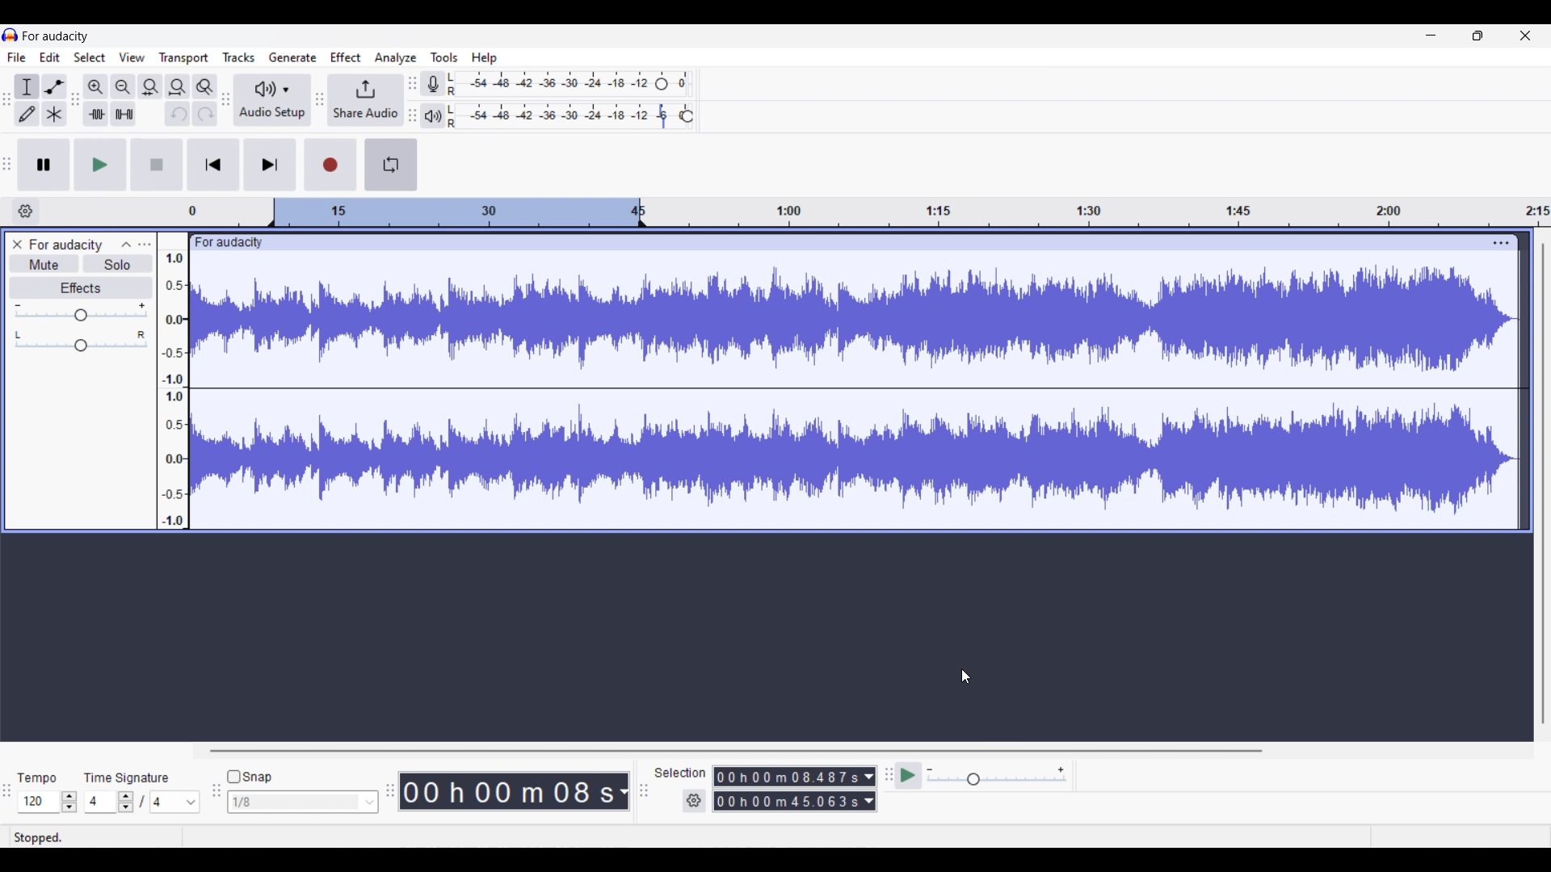 This screenshot has width=1551, height=872. Describe the element at coordinates (1544, 484) in the screenshot. I see `Vertical slide bar` at that location.